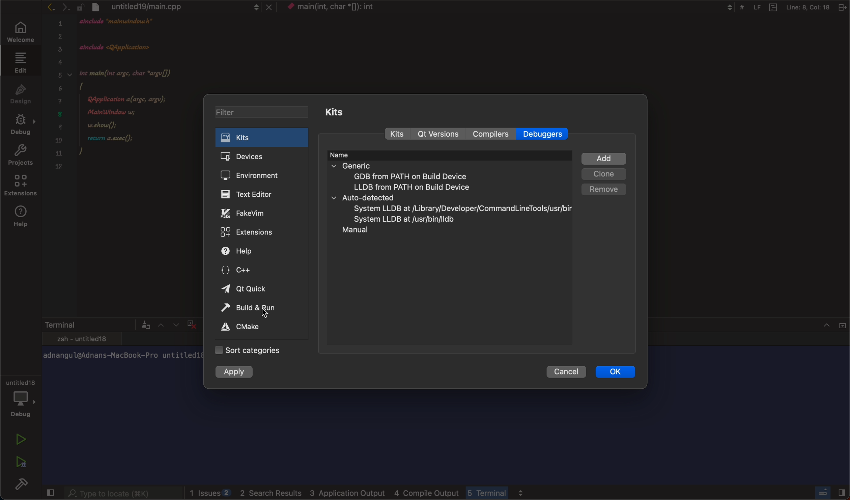 Image resolution: width=850 pixels, height=500 pixels. I want to click on close slidebar, so click(828, 492).